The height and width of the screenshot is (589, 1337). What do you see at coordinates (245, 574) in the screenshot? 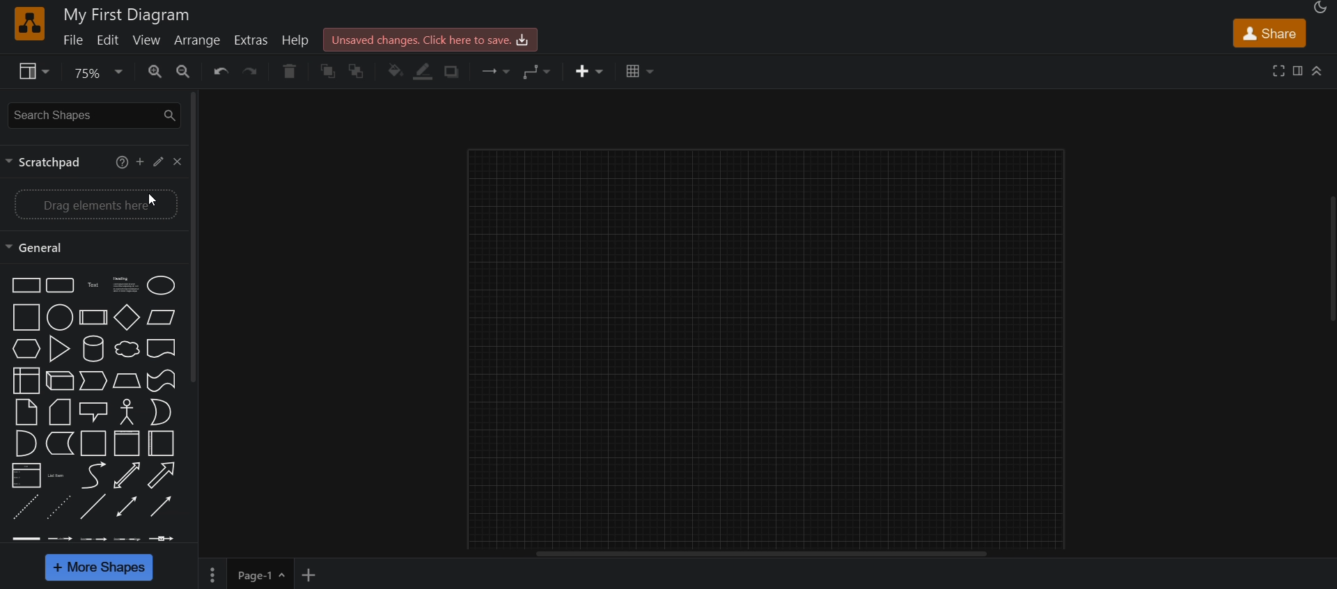
I see `page 1` at bounding box center [245, 574].